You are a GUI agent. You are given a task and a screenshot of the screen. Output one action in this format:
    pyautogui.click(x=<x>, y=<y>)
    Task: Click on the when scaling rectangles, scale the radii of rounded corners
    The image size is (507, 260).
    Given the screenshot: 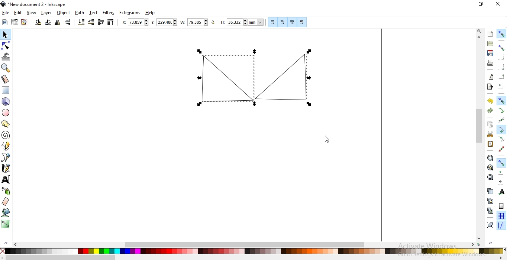 What is the action you would take?
    pyautogui.click(x=282, y=22)
    